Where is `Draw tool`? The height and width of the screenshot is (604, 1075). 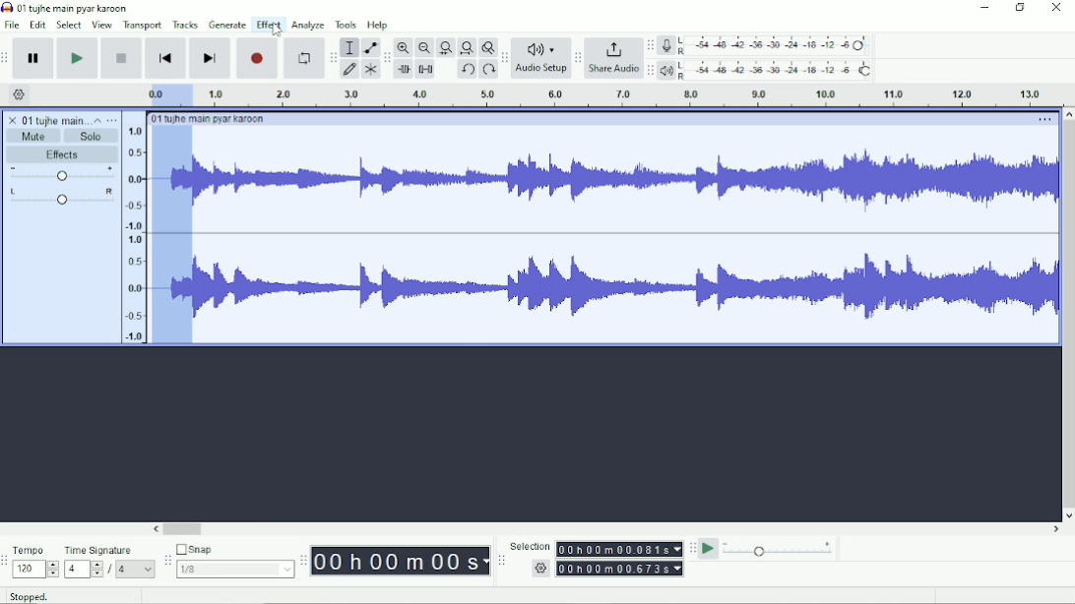
Draw tool is located at coordinates (350, 70).